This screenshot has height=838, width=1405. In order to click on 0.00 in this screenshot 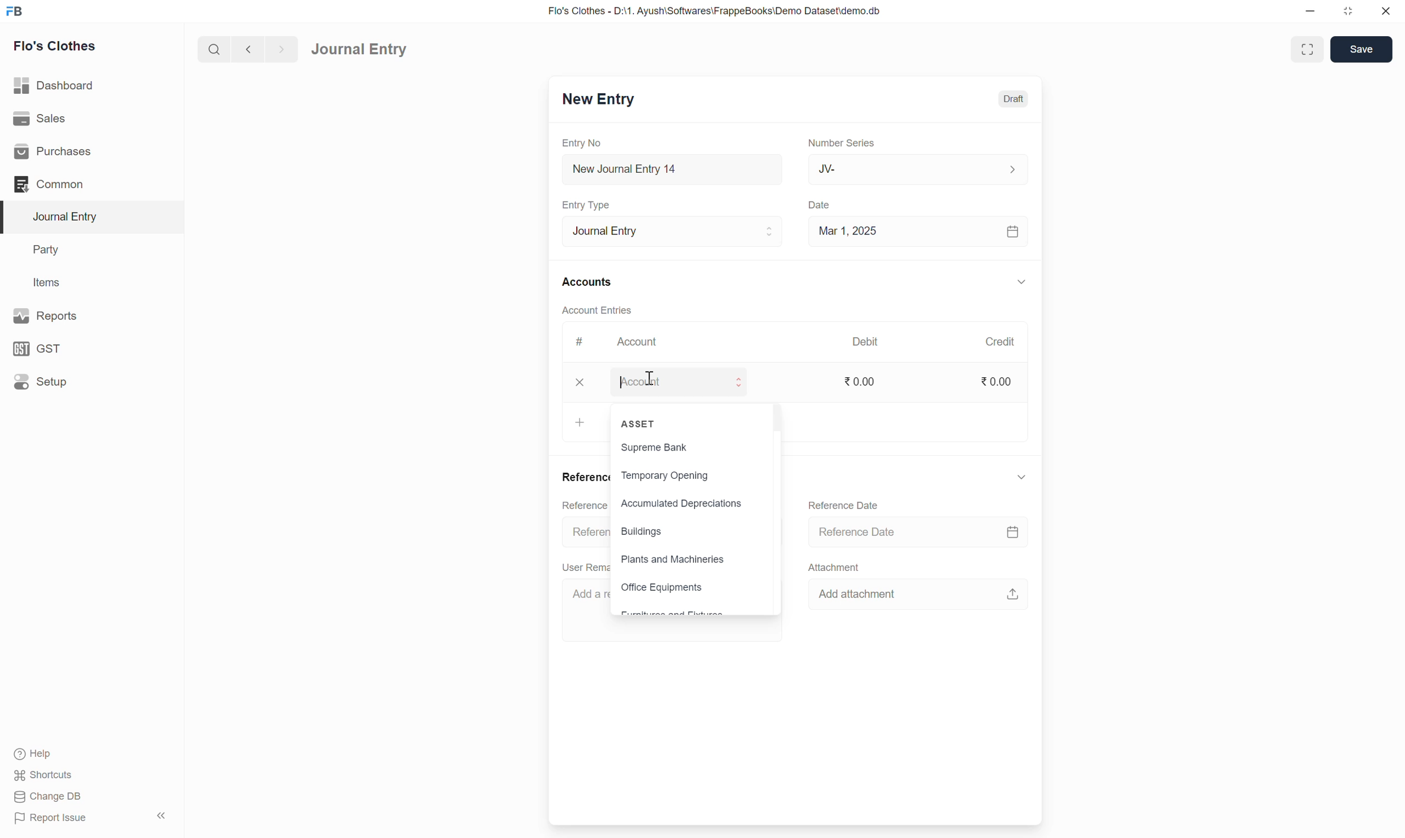, I will do `click(862, 381)`.